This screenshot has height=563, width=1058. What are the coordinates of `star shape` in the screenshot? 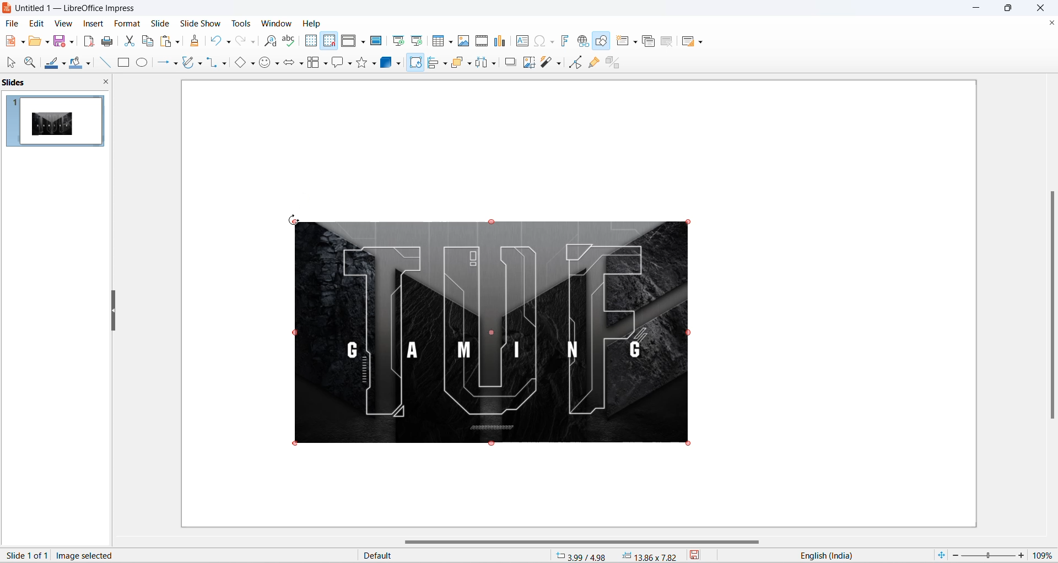 It's located at (361, 63).